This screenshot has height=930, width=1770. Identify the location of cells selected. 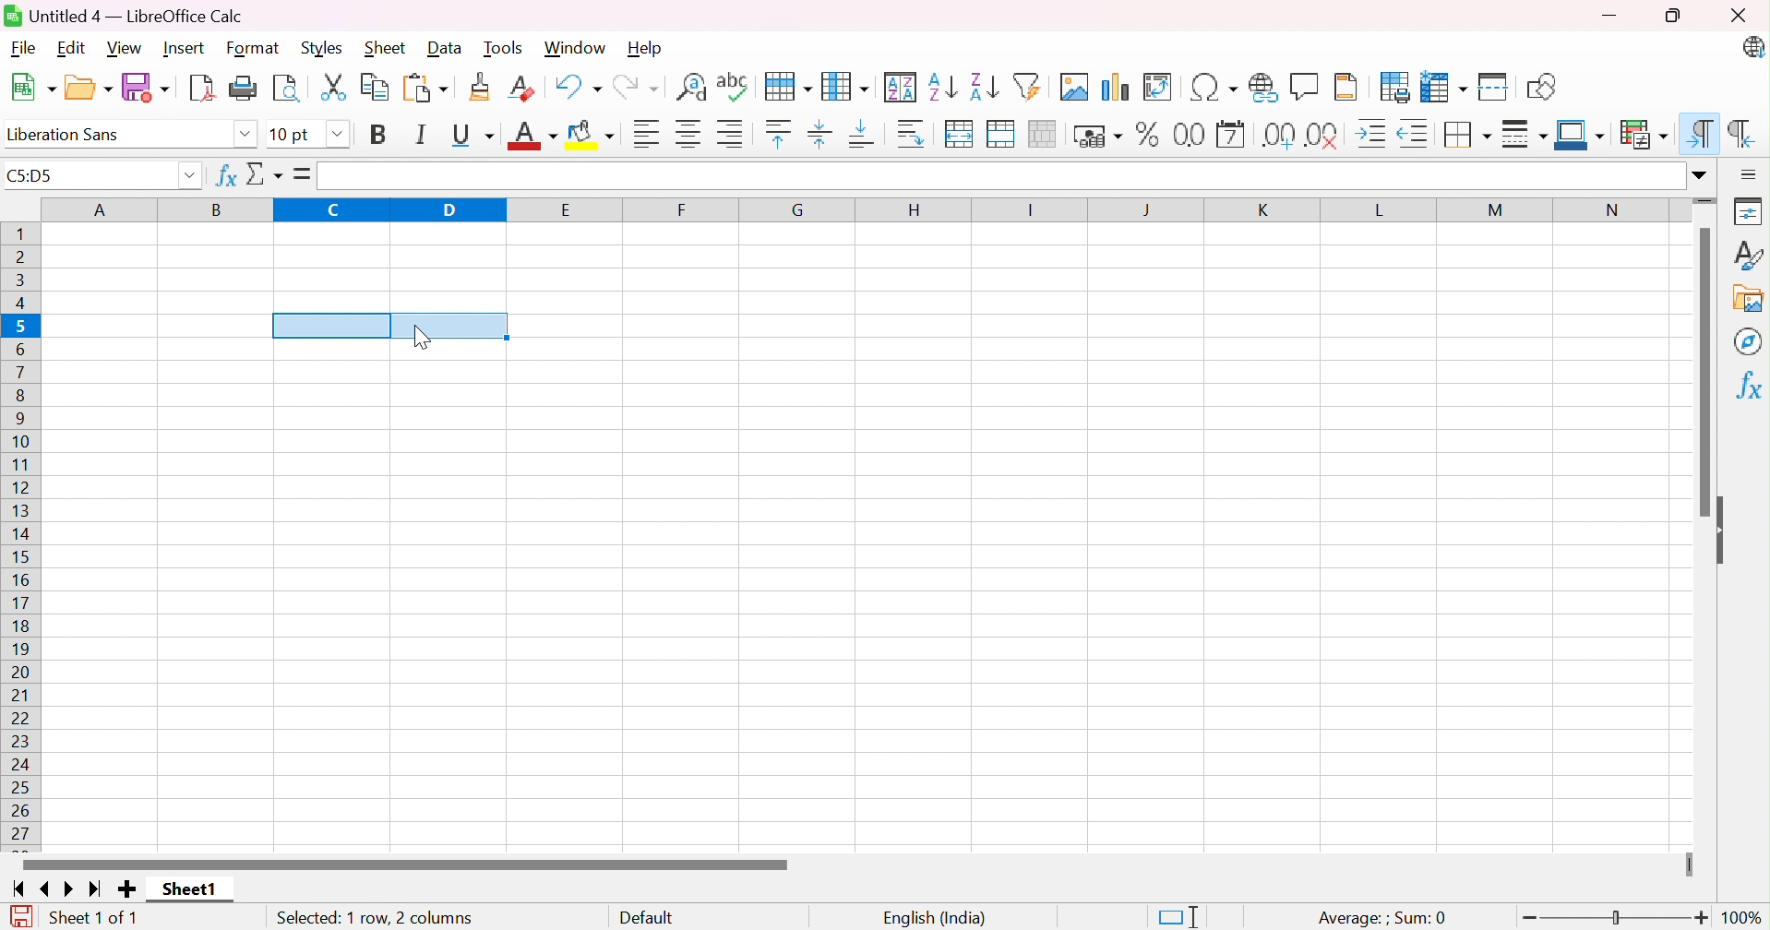
(389, 324).